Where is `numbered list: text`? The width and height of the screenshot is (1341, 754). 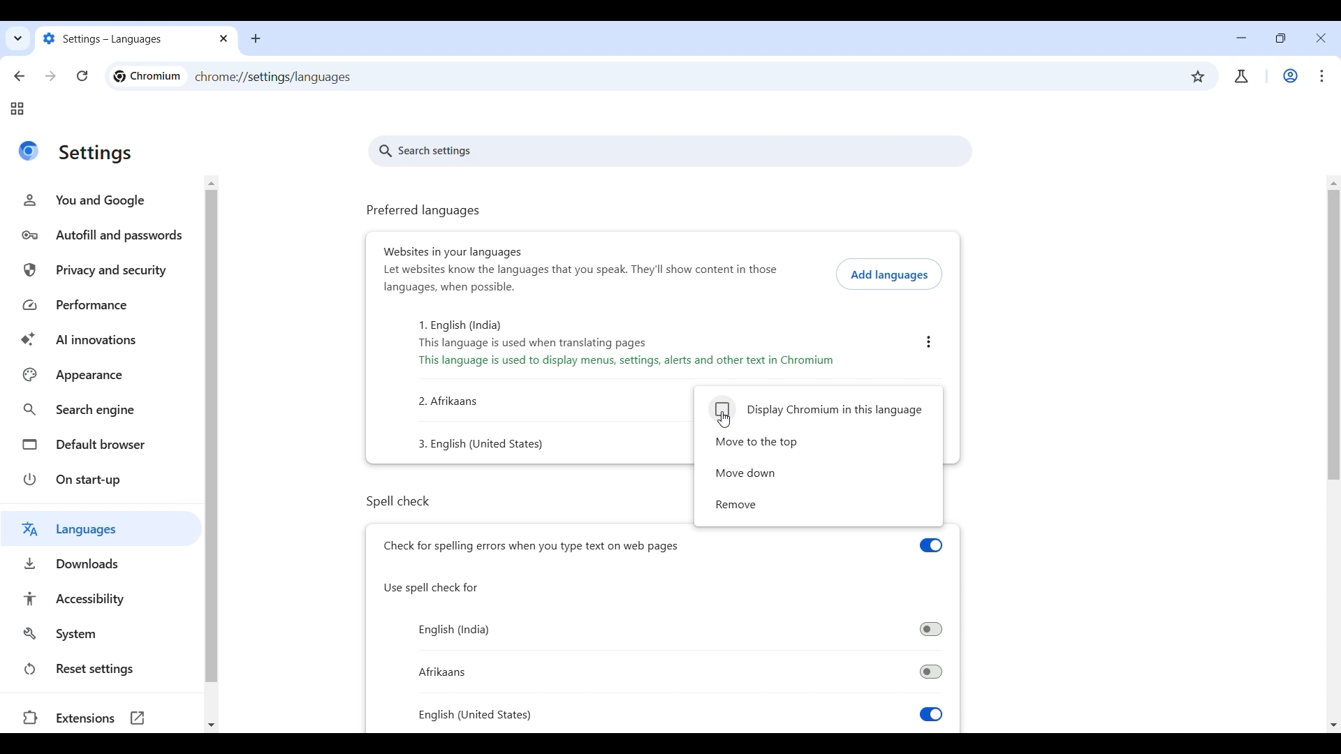
numbered list: text is located at coordinates (571, 343).